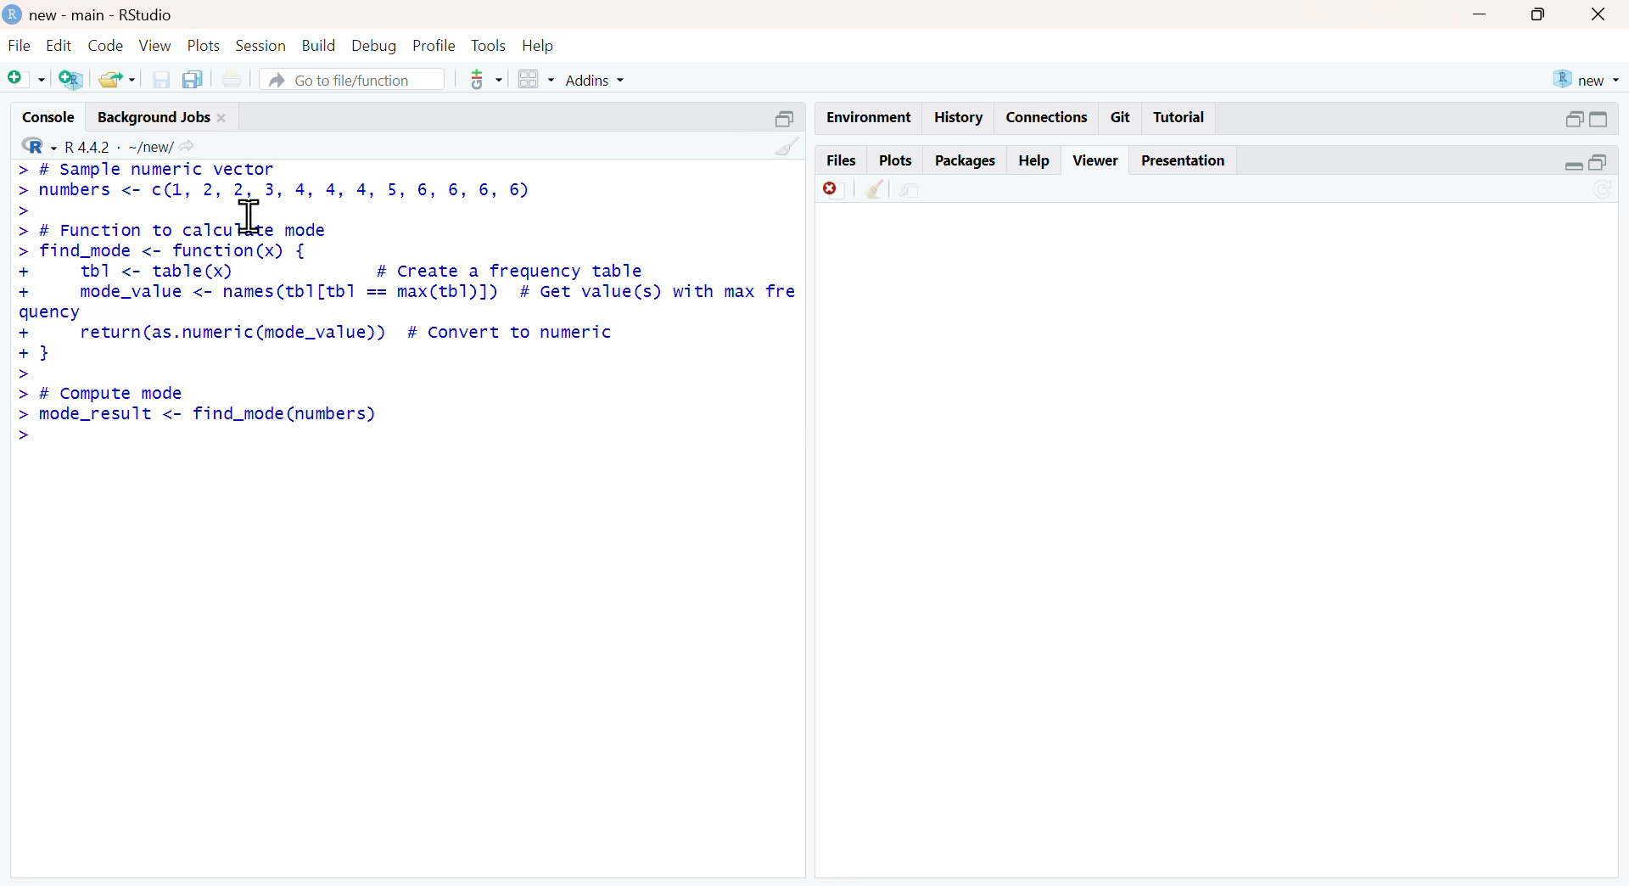 Image resolution: width=1629 pixels, height=886 pixels. I want to click on copy, so click(193, 79).